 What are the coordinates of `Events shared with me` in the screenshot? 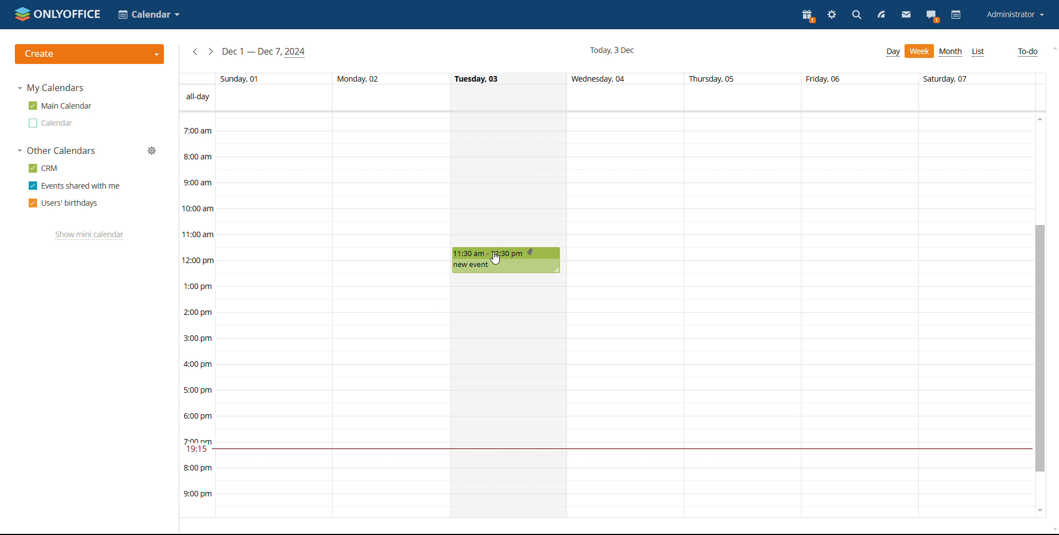 It's located at (73, 186).